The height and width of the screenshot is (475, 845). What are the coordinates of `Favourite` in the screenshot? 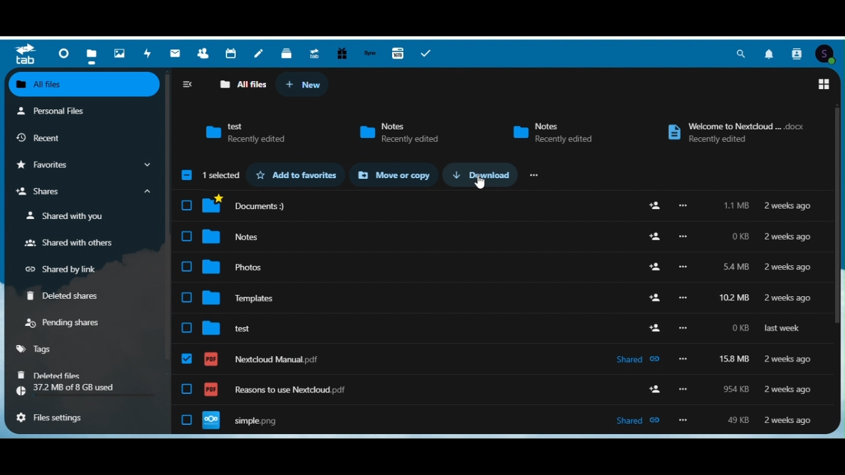 It's located at (83, 166).